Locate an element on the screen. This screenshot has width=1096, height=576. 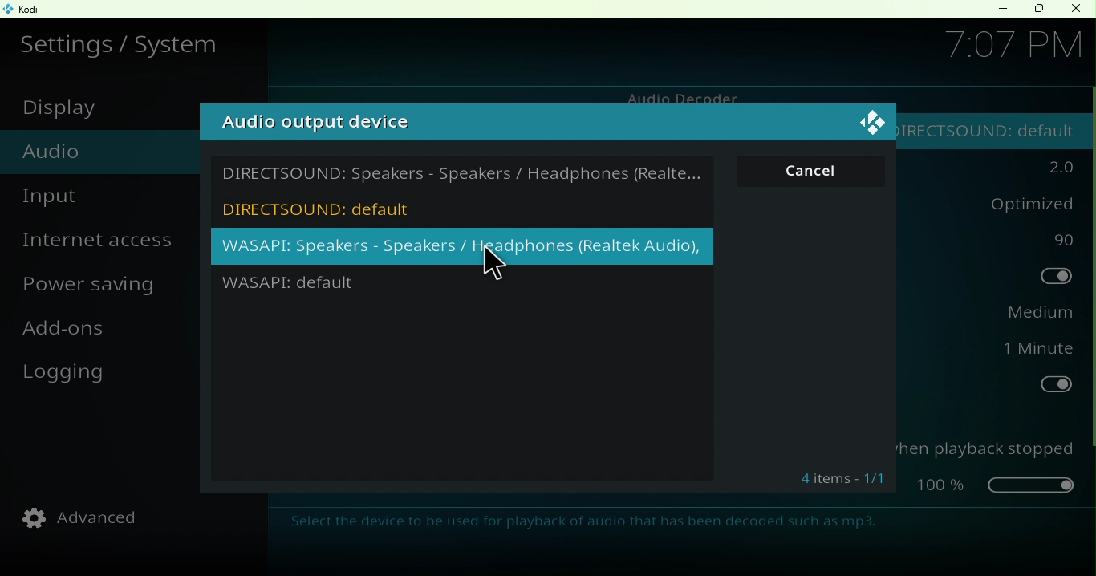
Audio is located at coordinates (91, 152).